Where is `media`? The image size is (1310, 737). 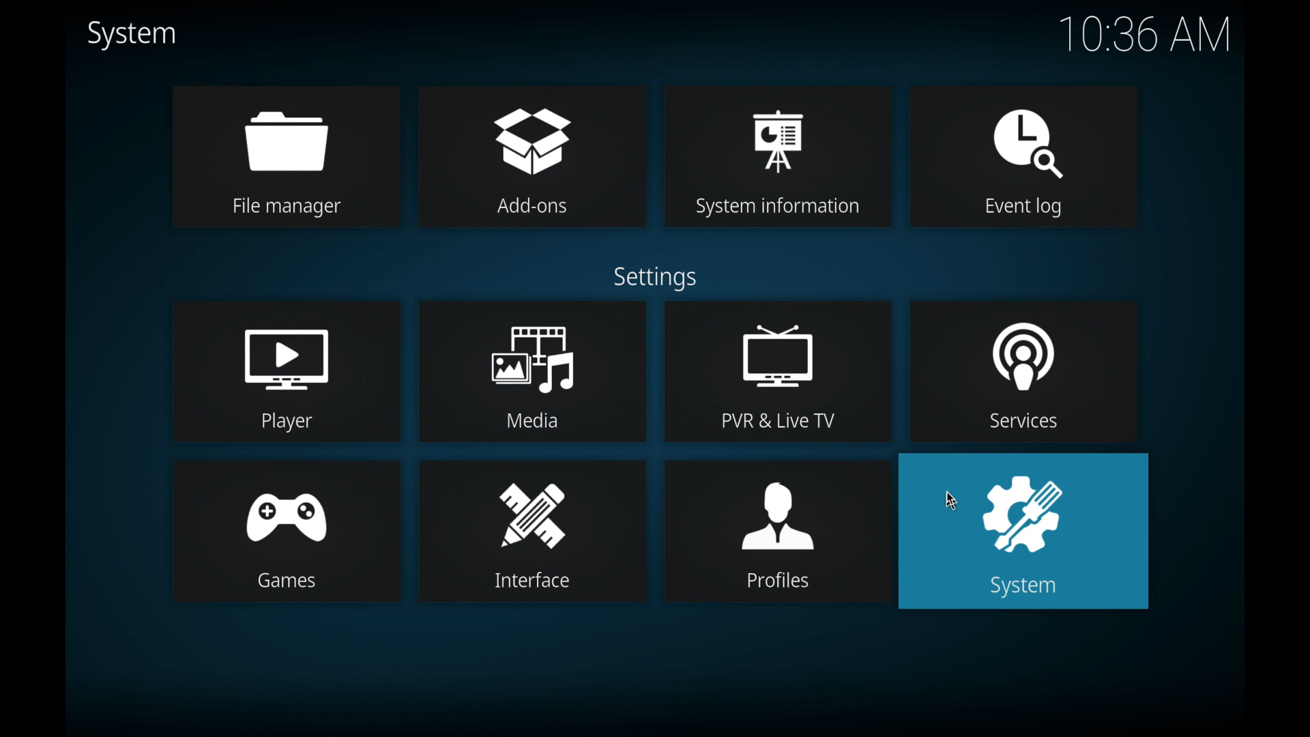 media is located at coordinates (534, 371).